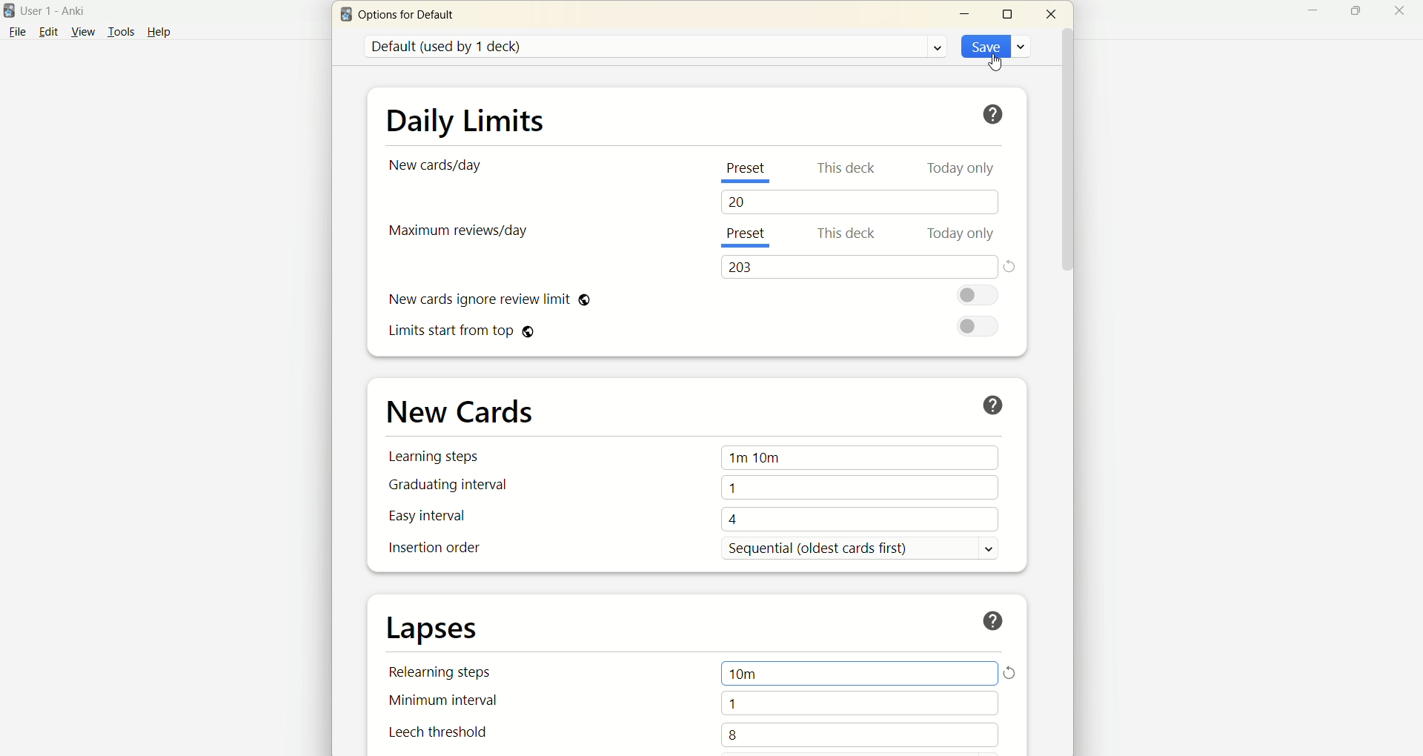 This screenshot has height=756, width=1423. Describe the element at coordinates (428, 516) in the screenshot. I see `easy interval` at that location.